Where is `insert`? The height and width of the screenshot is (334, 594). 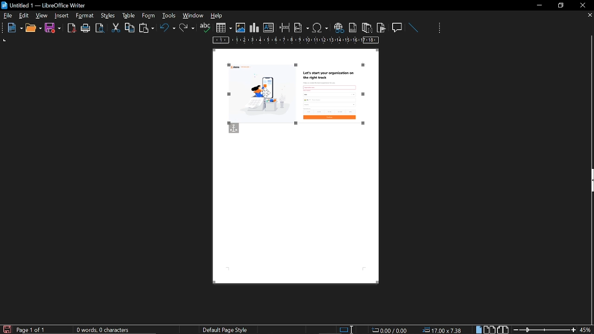
insert is located at coordinates (62, 16).